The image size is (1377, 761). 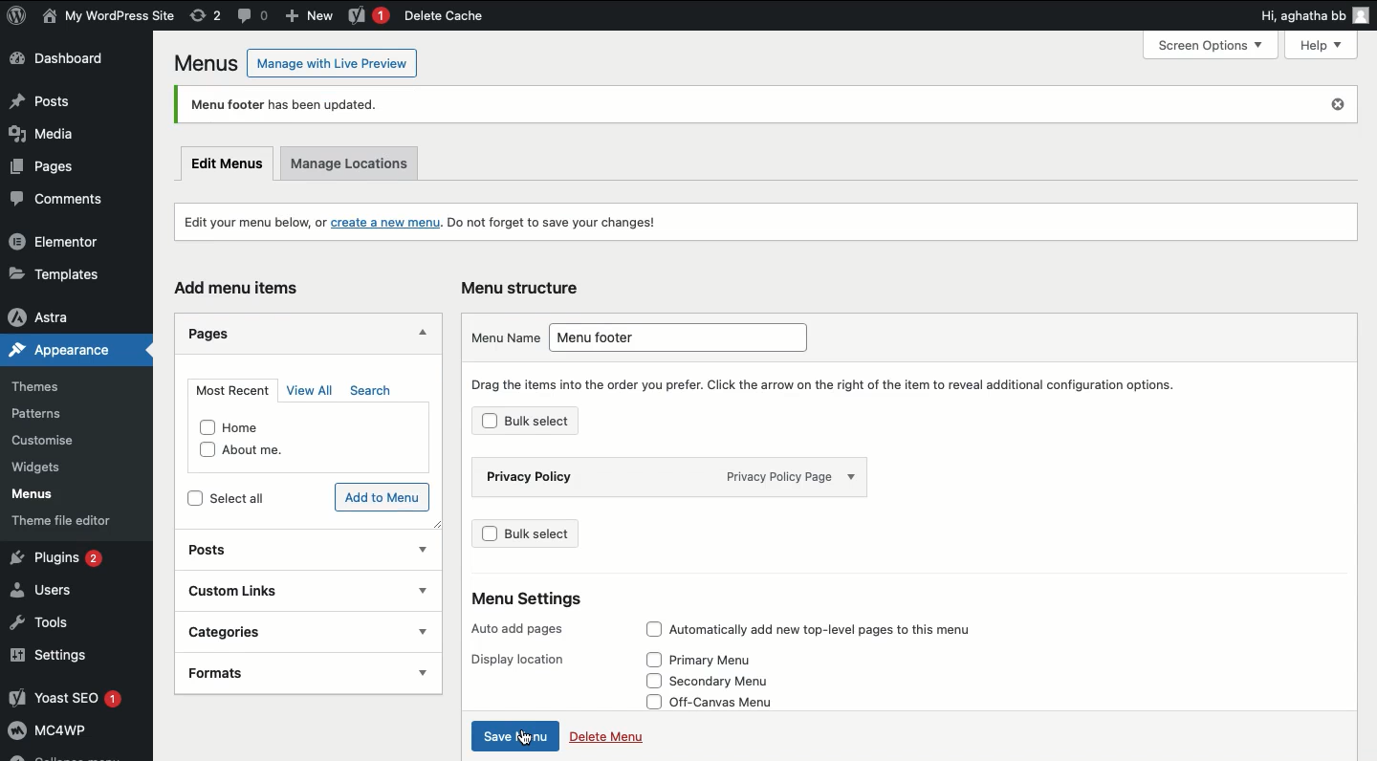 What do you see at coordinates (649, 681) in the screenshot?
I see `checkbox` at bounding box center [649, 681].